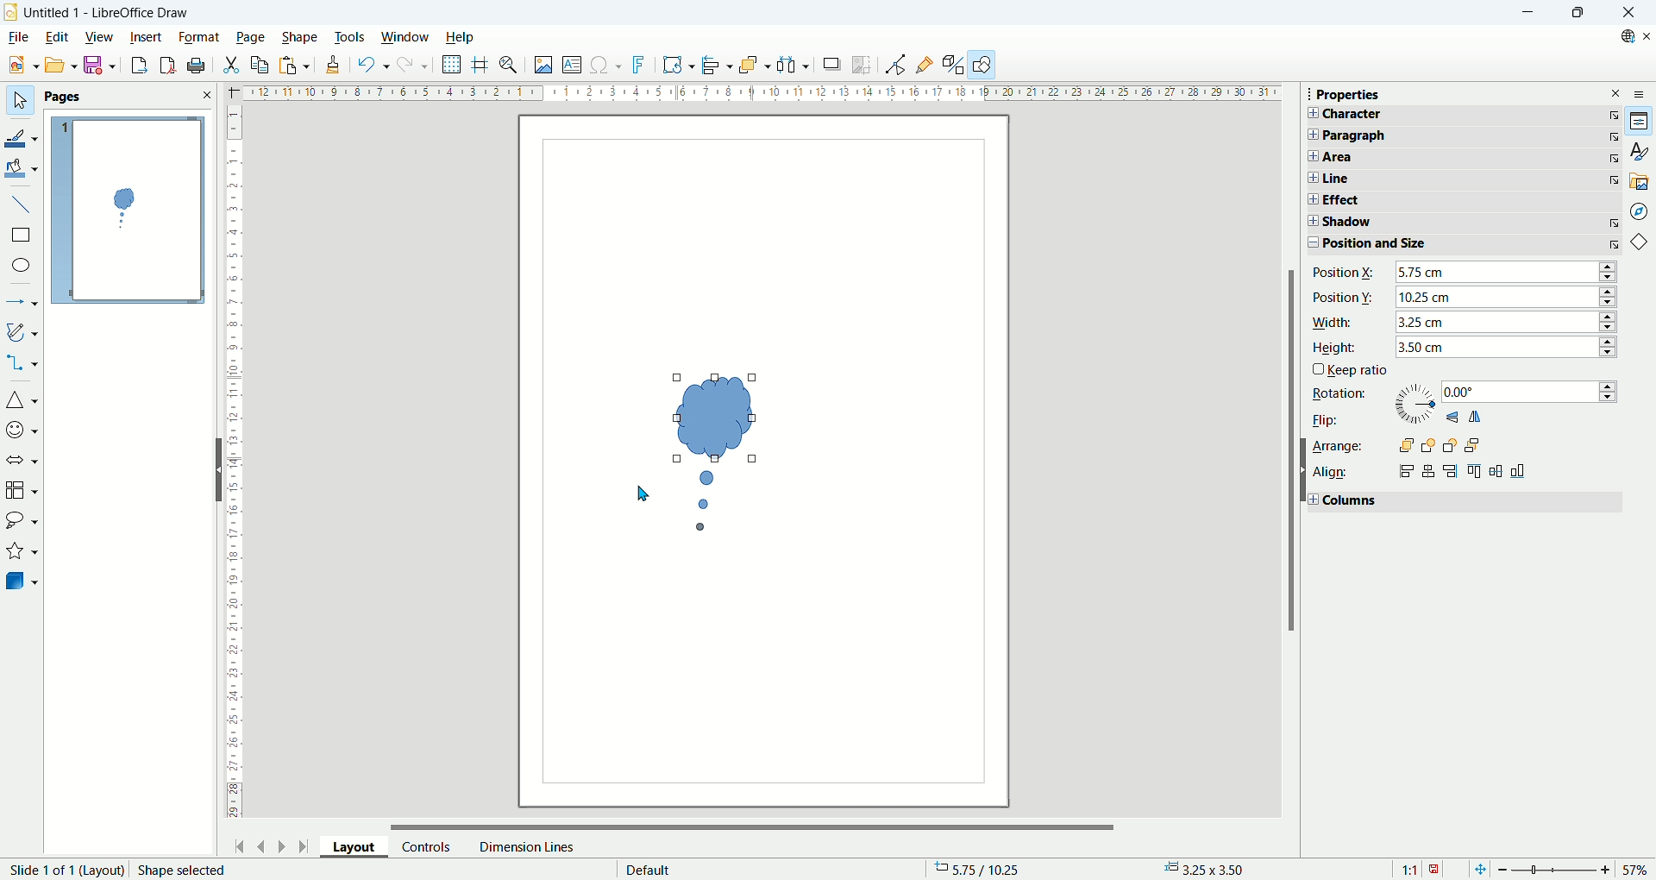  I want to click on lines and arrows, so click(22, 304).